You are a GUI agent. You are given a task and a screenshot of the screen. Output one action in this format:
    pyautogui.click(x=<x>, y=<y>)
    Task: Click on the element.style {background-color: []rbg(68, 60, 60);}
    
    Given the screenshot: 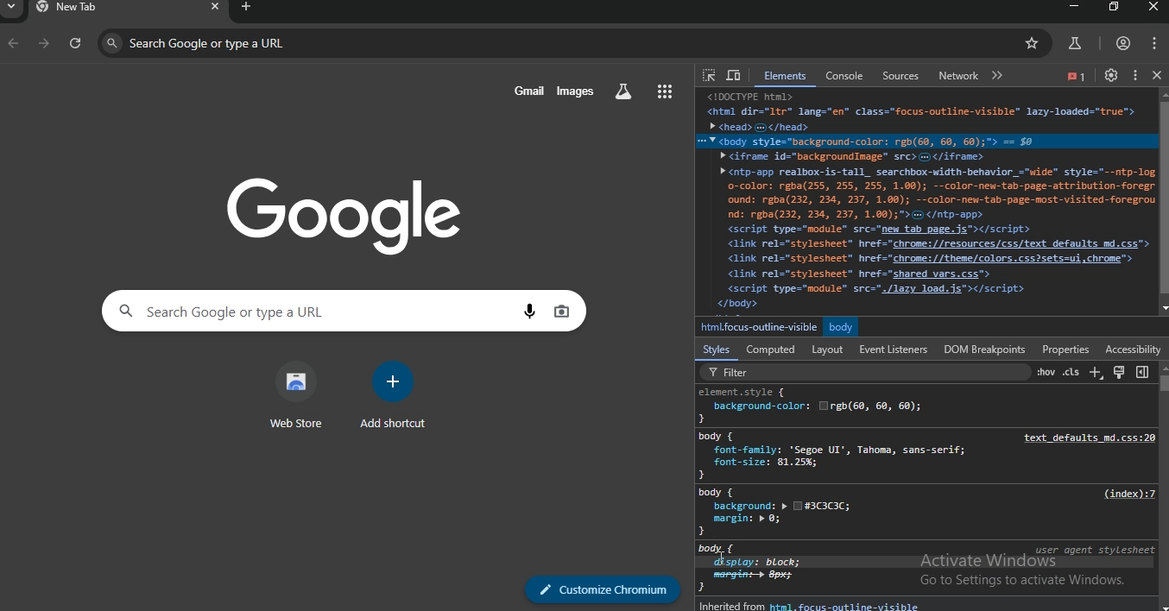 What is the action you would take?
    pyautogui.click(x=815, y=407)
    